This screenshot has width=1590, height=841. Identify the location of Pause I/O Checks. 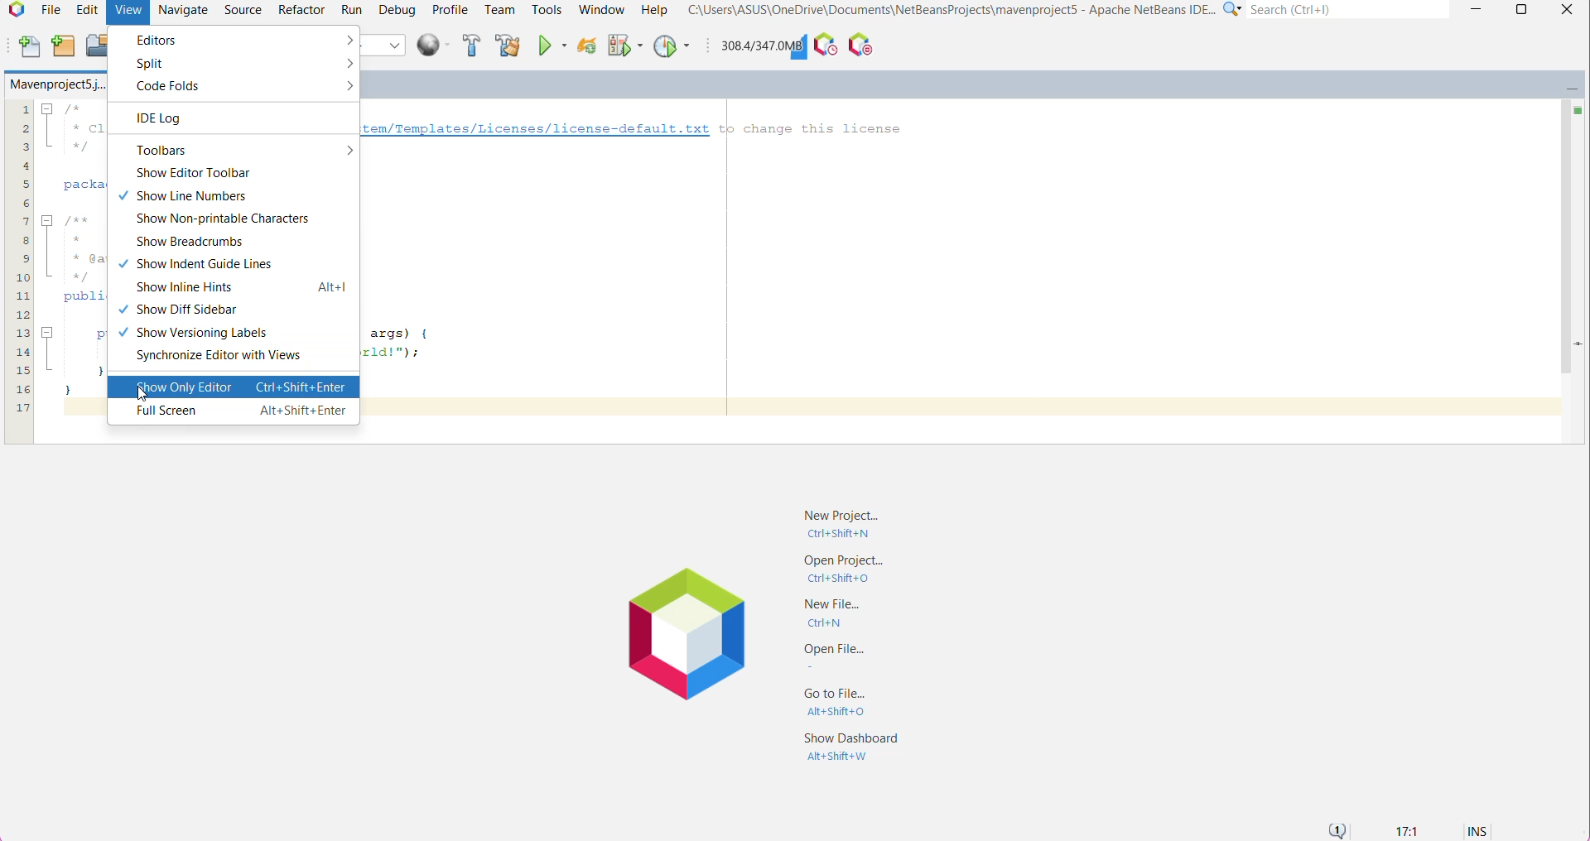
(861, 46).